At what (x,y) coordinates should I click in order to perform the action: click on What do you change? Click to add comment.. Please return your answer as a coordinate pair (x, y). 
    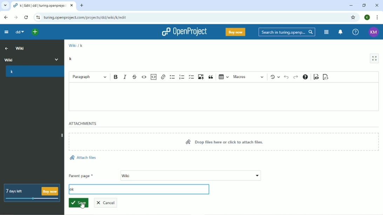
    Looking at the image, I should click on (145, 189).